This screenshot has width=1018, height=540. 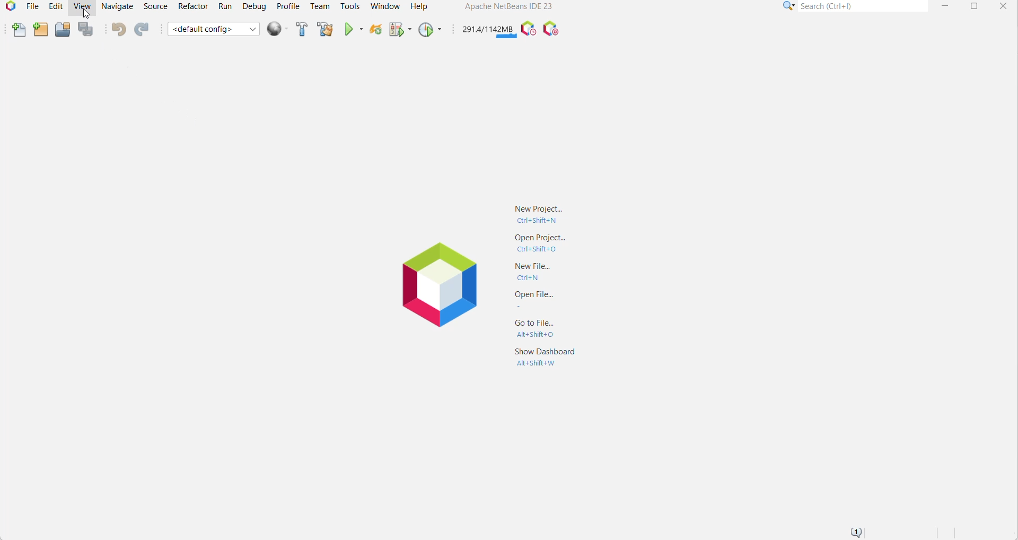 I want to click on Click to force garbage collection, so click(x=487, y=29).